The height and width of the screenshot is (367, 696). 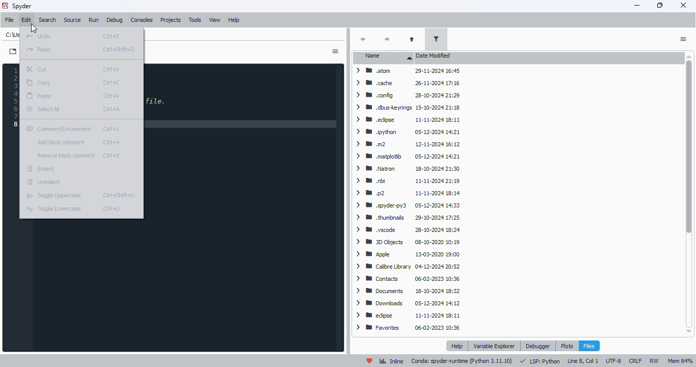 I want to click on comment/uncomment, so click(x=58, y=128).